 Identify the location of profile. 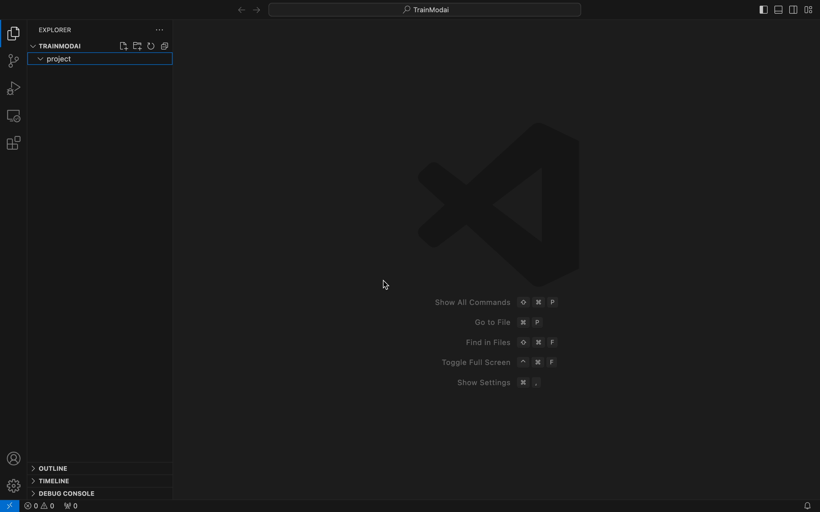
(15, 458).